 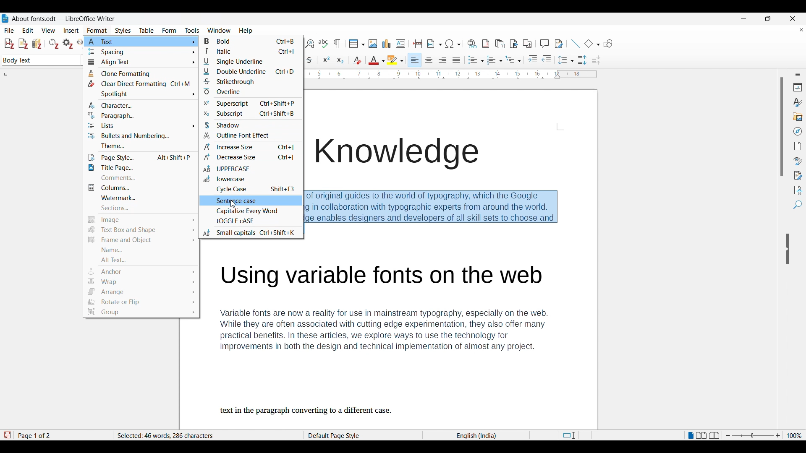 What do you see at coordinates (802, 30) in the screenshot?
I see `Close document` at bounding box center [802, 30].